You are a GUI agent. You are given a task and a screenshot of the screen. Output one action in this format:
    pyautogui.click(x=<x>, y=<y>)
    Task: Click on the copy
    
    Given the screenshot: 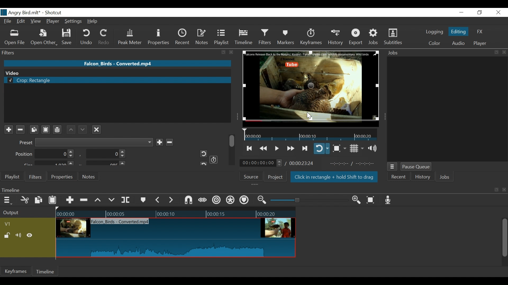 What is the action you would take?
    pyautogui.click(x=496, y=190)
    